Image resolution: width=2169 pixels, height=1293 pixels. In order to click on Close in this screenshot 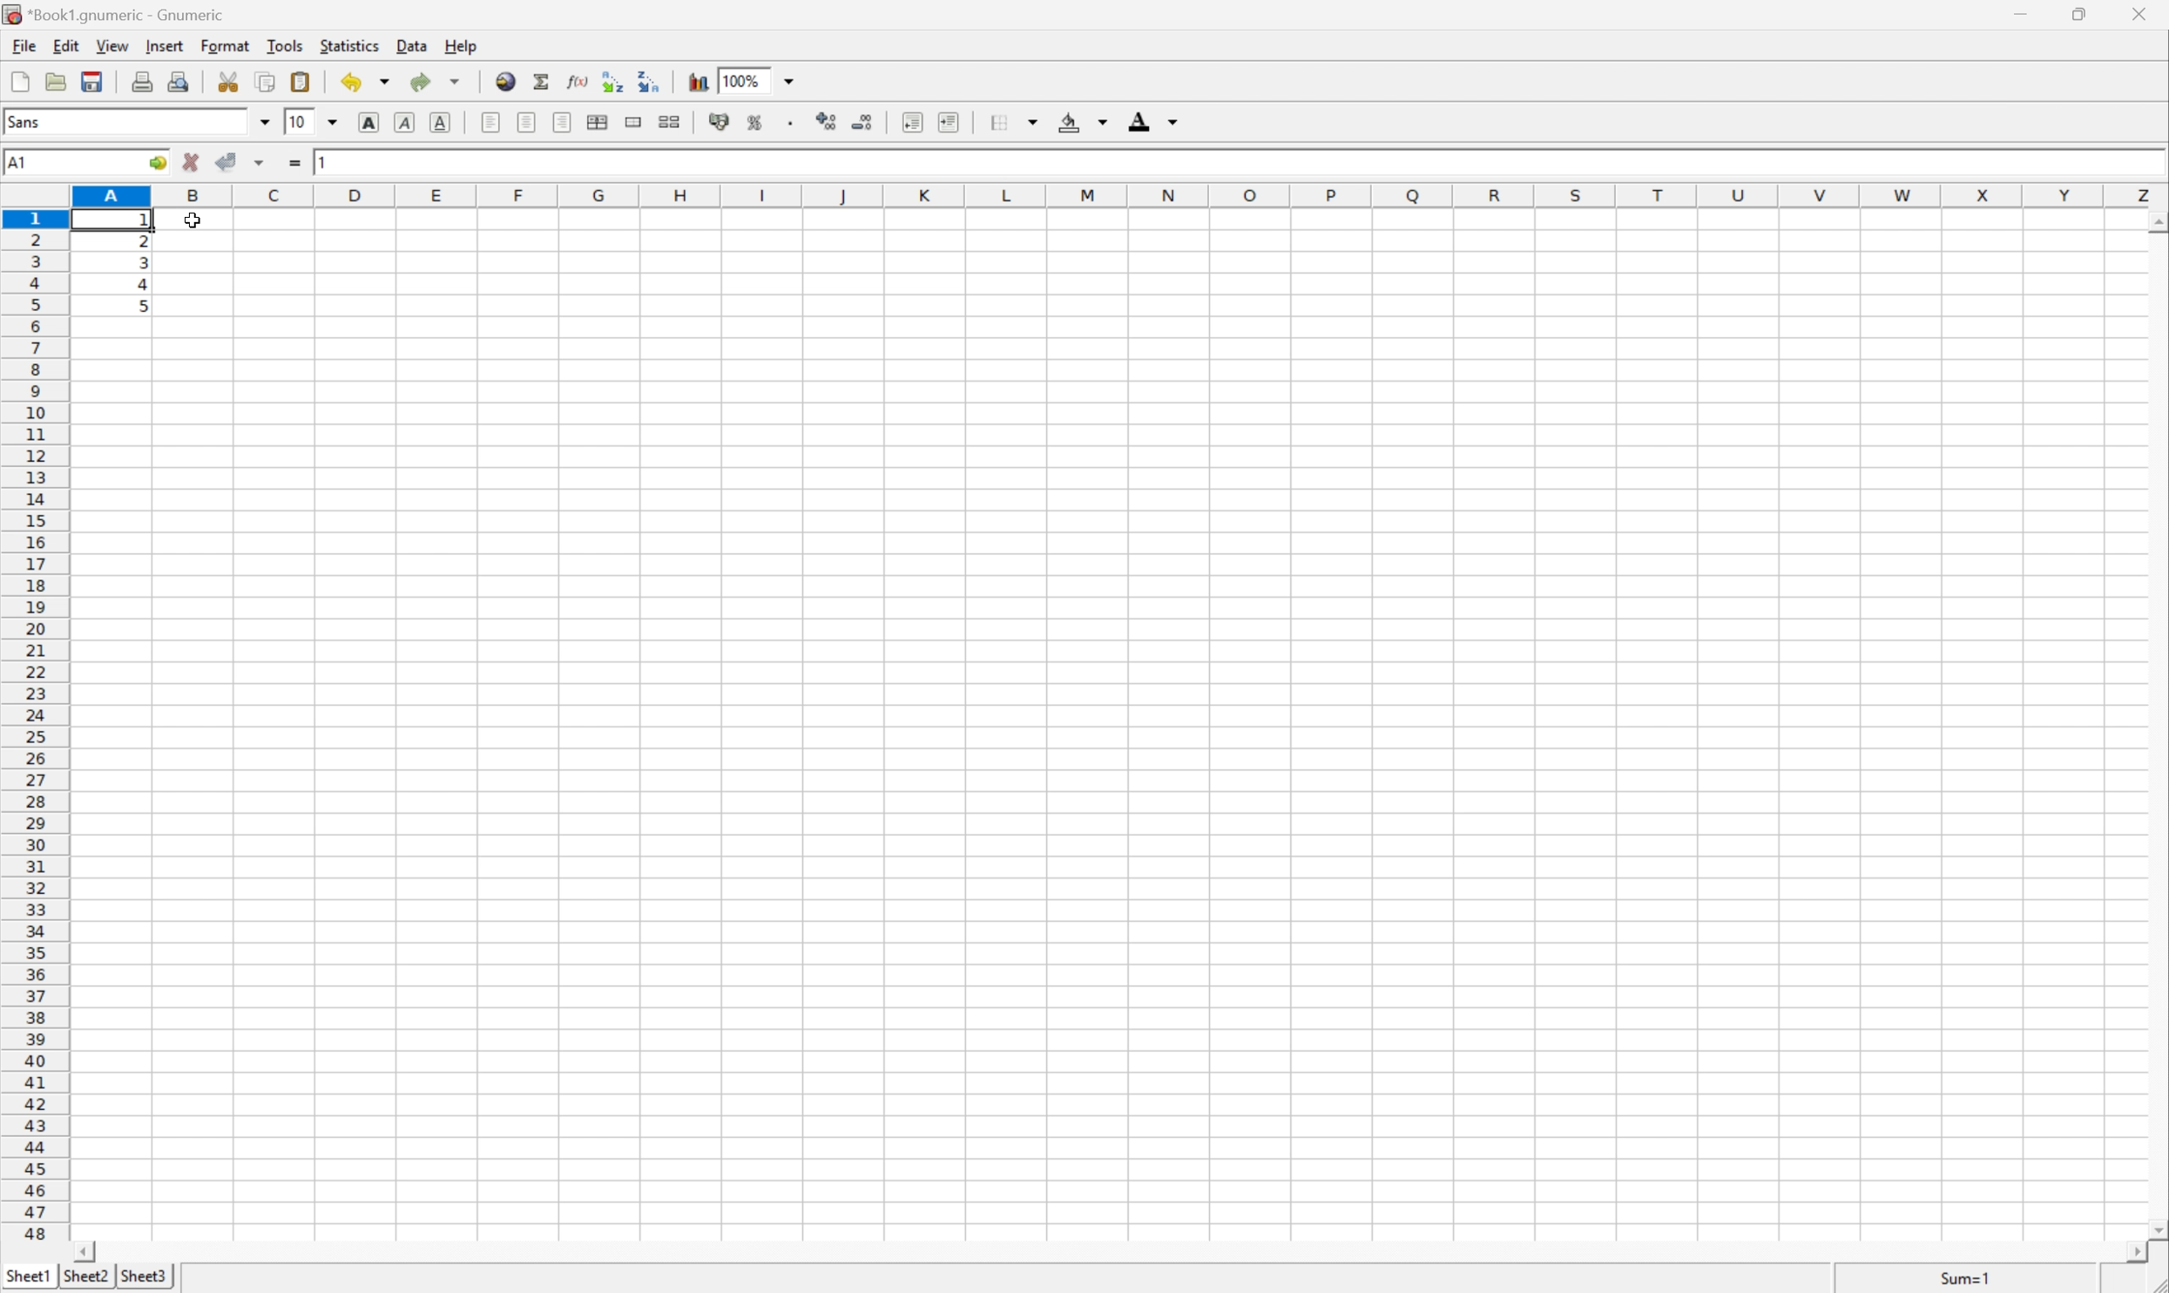, I will do `click(2139, 12)`.